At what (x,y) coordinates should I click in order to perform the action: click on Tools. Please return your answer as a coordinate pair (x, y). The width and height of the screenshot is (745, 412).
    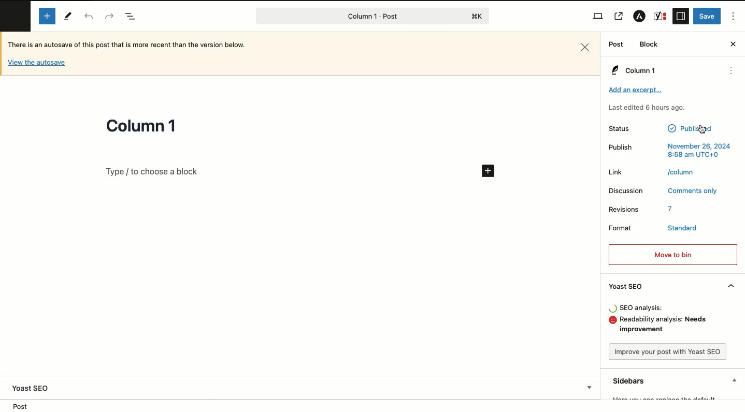
    Looking at the image, I should click on (69, 18).